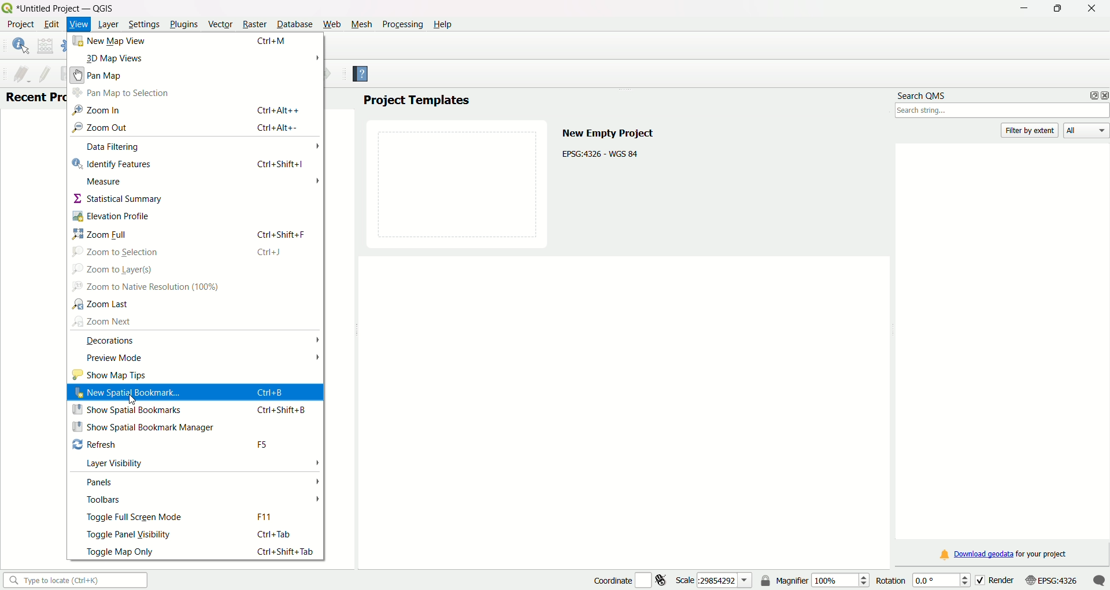 Image resolution: width=1110 pixels, height=590 pixels. I want to click on Raster, so click(254, 24).